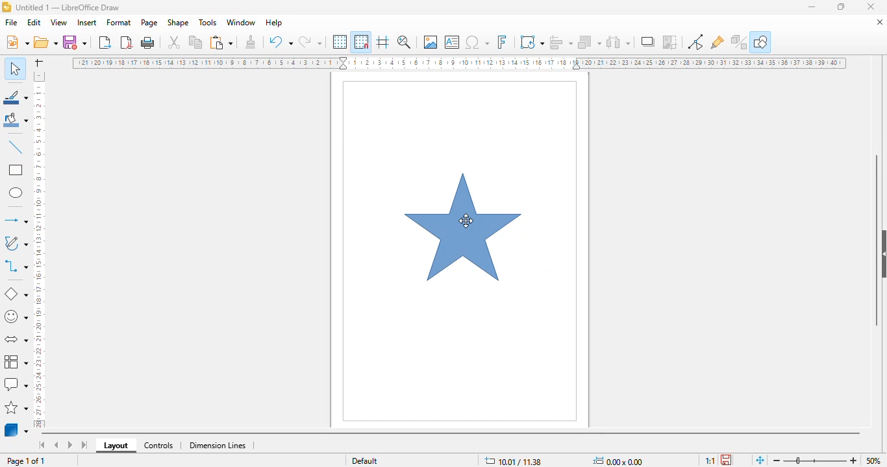 The height and width of the screenshot is (467, 887). I want to click on zoom factor, so click(873, 459).